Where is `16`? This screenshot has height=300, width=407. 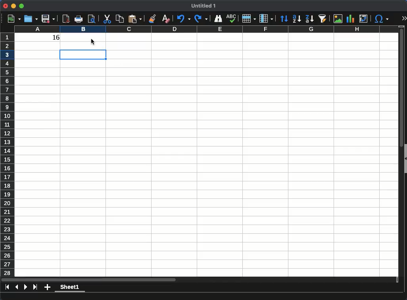
16 is located at coordinates (53, 38).